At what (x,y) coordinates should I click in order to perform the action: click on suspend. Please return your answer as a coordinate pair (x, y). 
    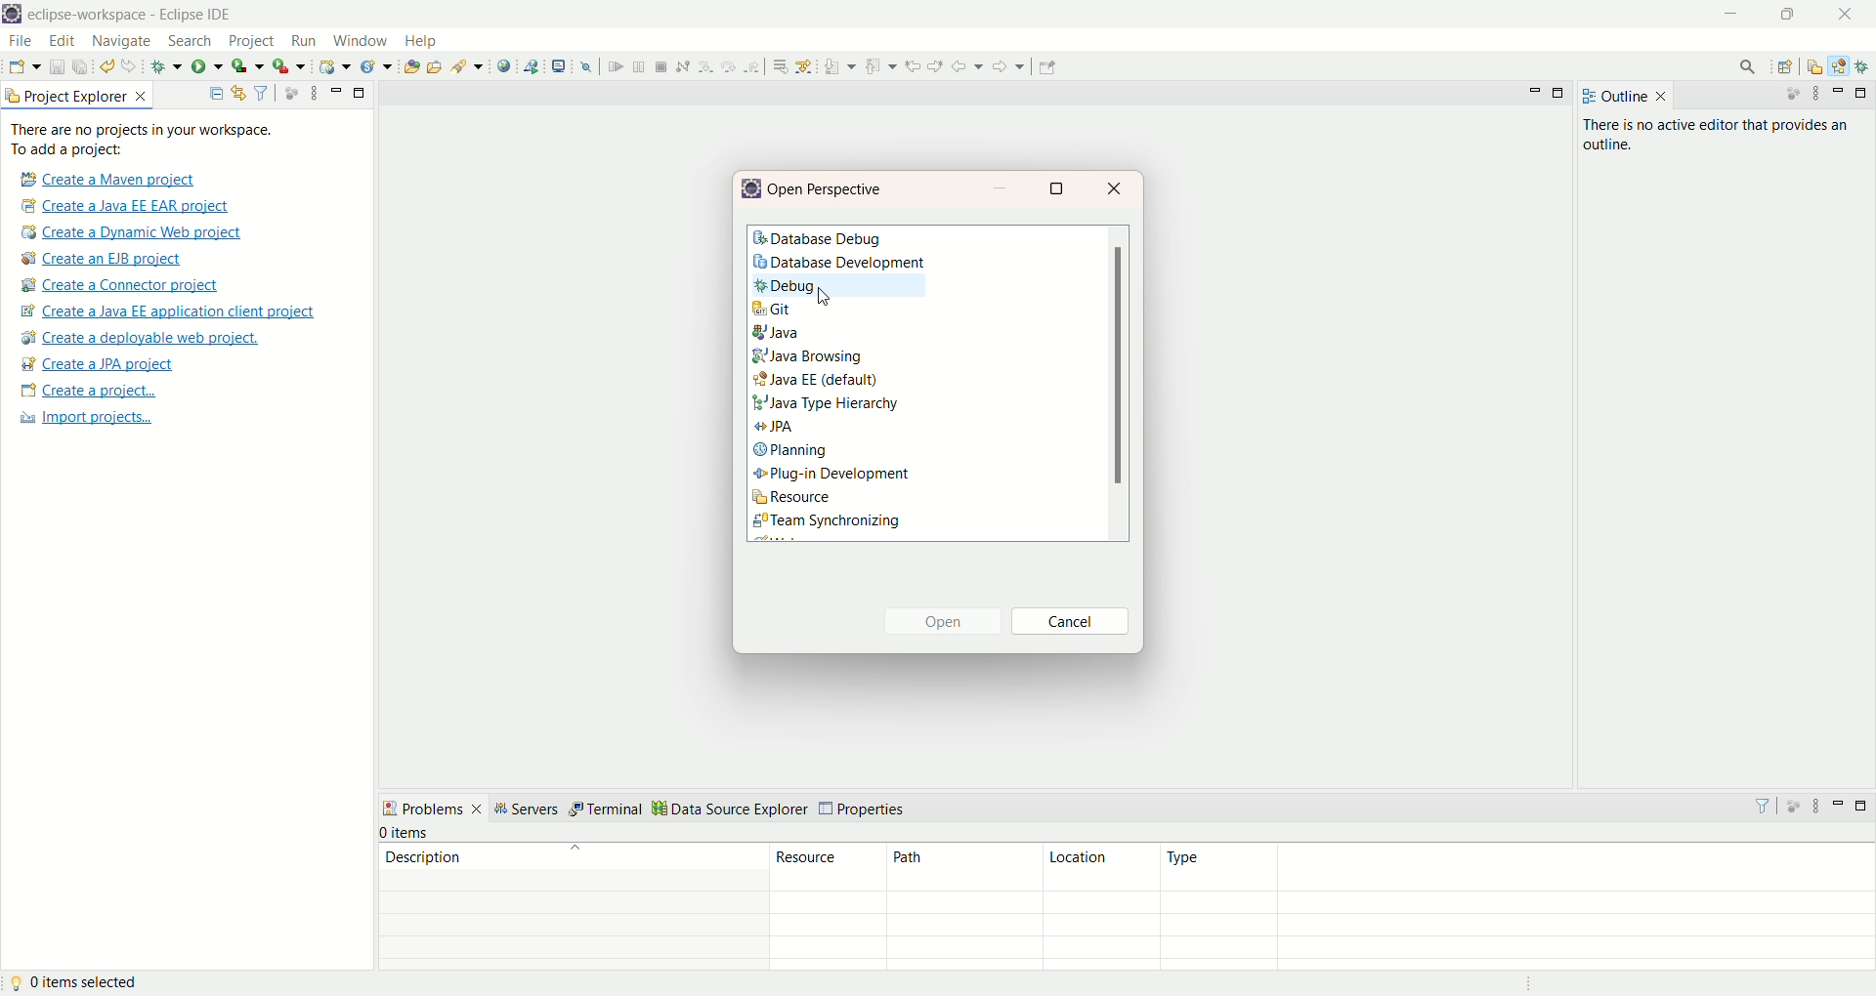
    Looking at the image, I should click on (637, 66).